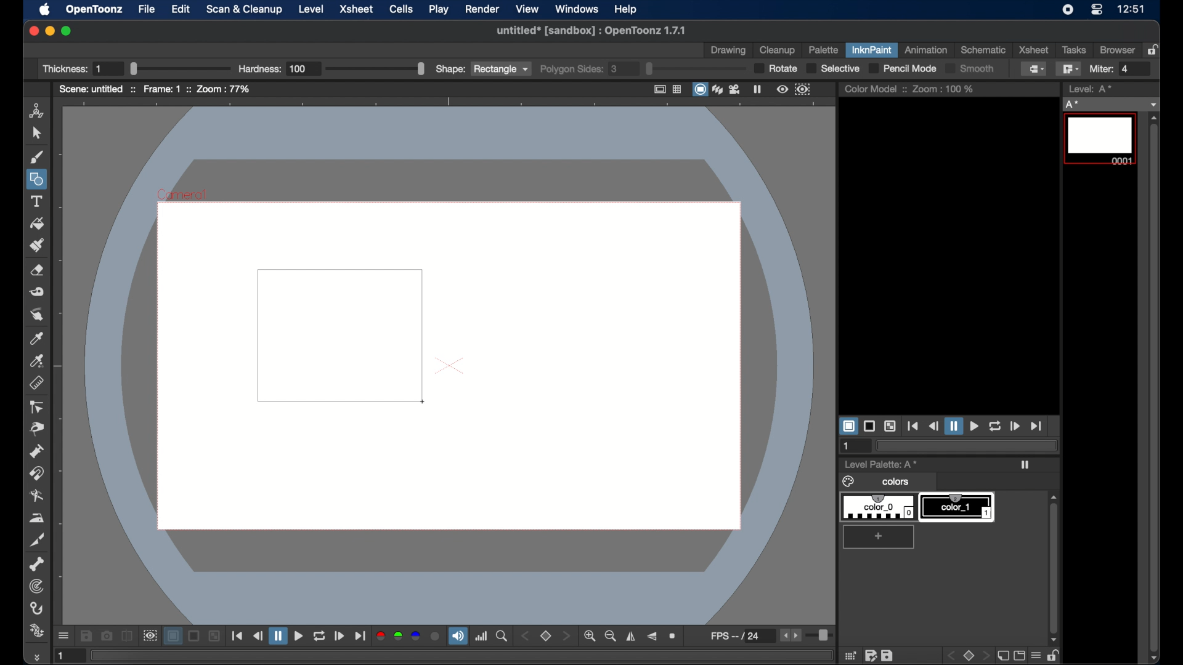 This screenshot has height=665, width=1183. Describe the element at coordinates (869, 425) in the screenshot. I see `black background` at that location.